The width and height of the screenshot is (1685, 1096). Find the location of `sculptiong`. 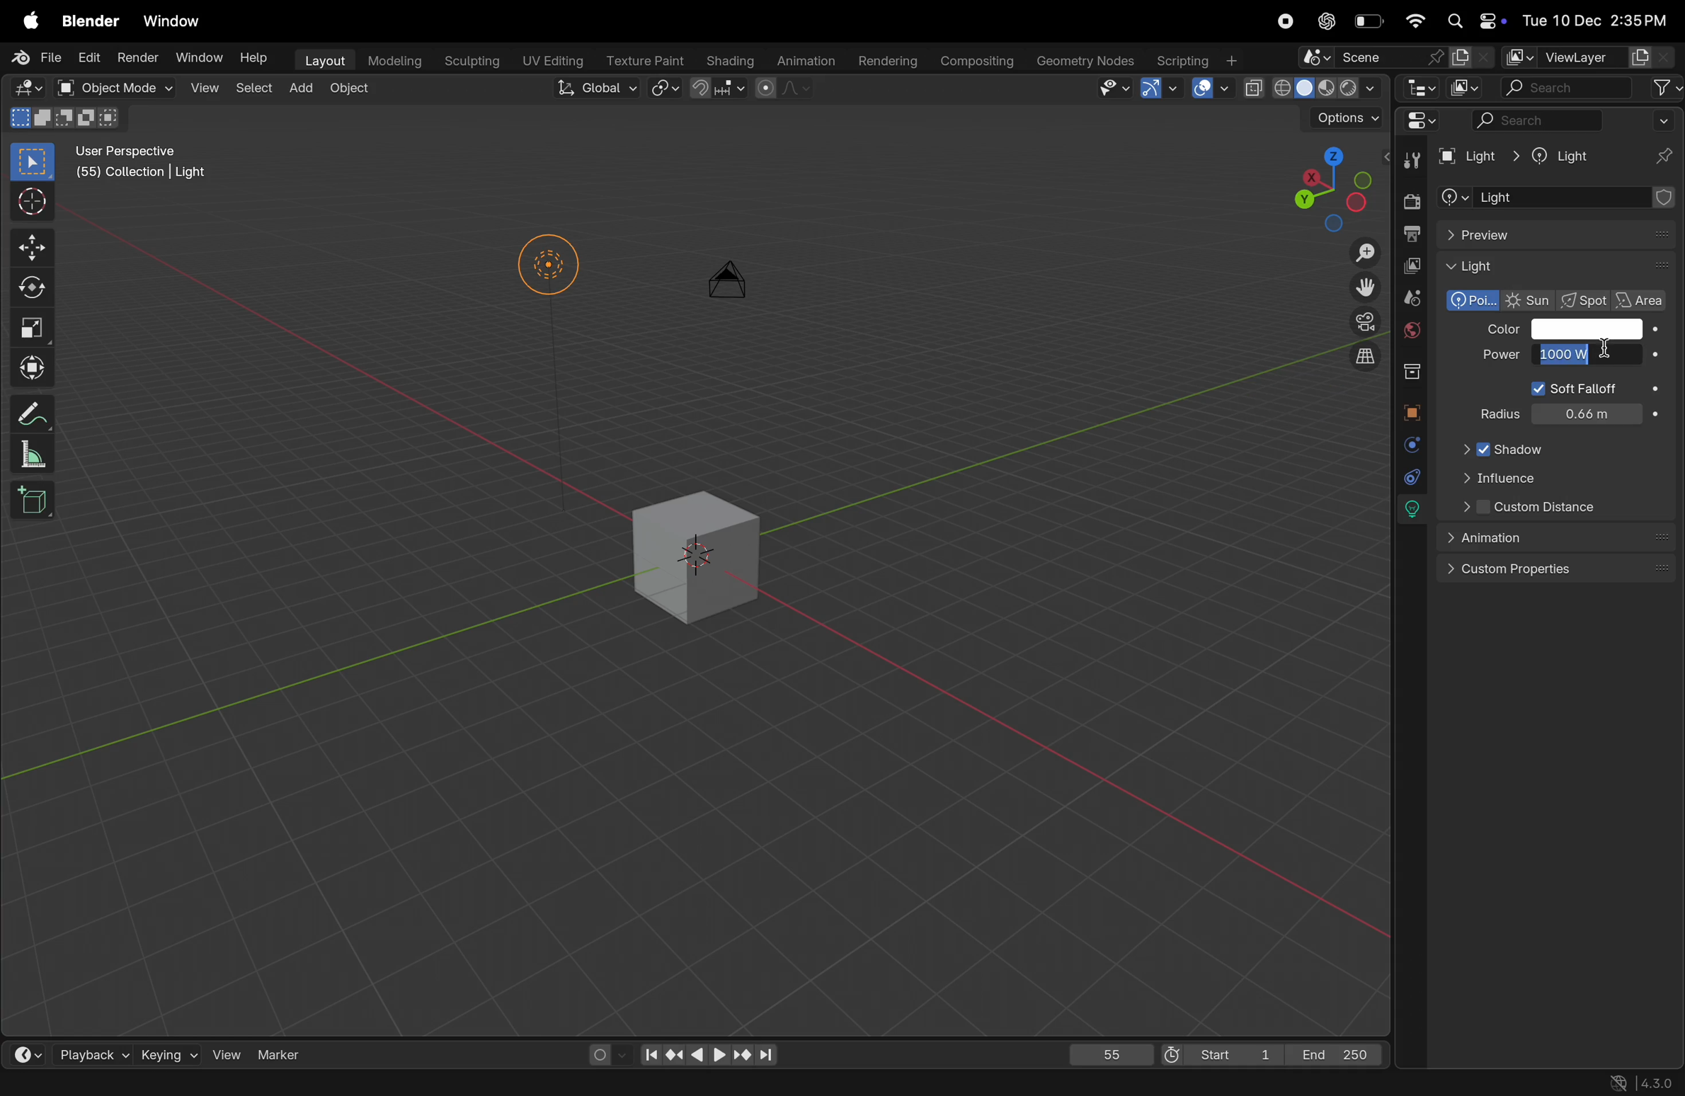

sculptiong is located at coordinates (471, 59).